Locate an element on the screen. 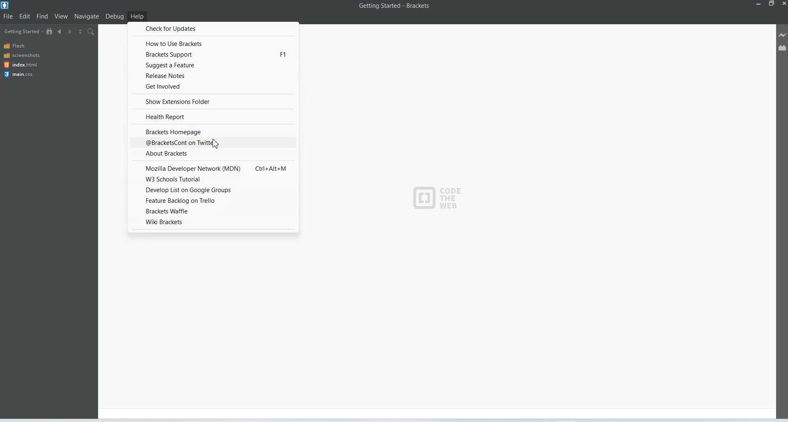 The width and height of the screenshot is (788, 422). Extension Manager is located at coordinates (783, 48).